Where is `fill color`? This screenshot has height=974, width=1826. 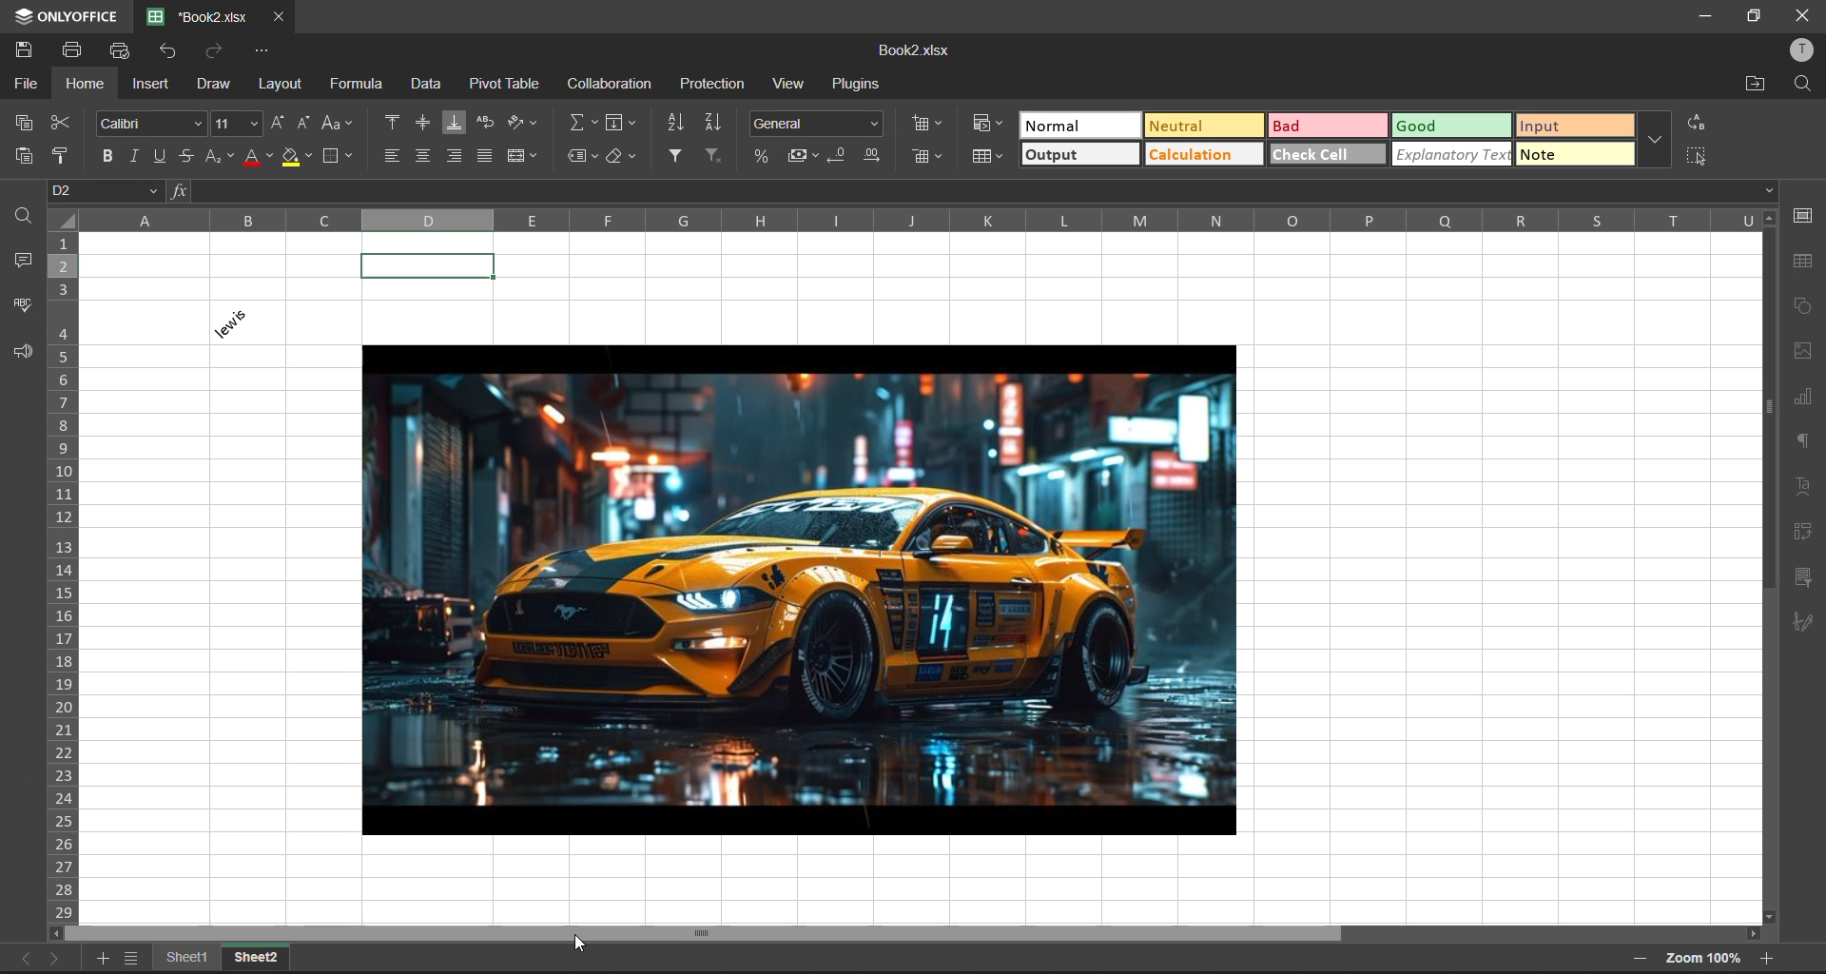
fill color is located at coordinates (297, 157).